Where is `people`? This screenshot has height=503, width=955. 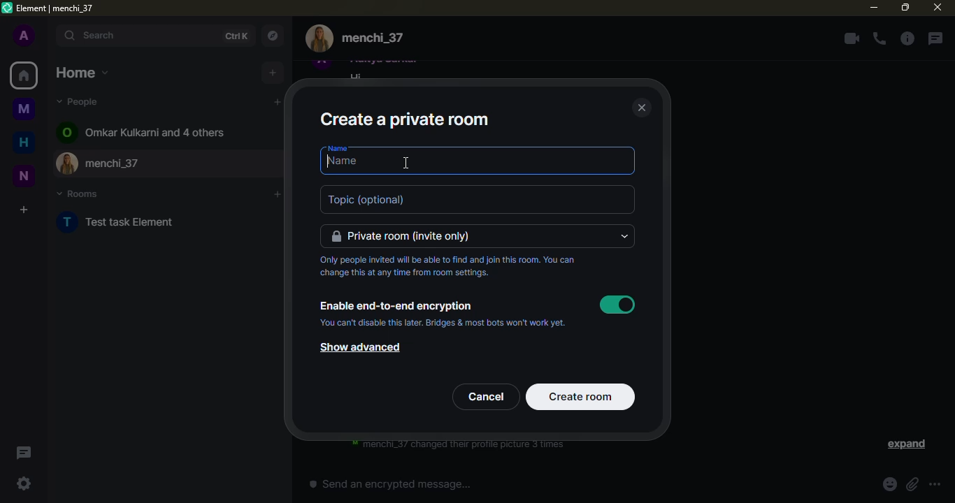
people is located at coordinates (80, 101).